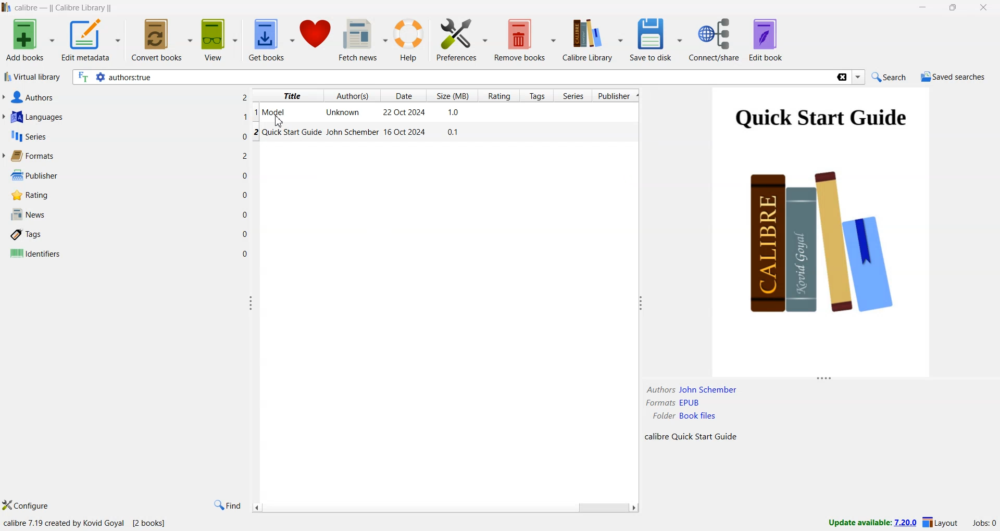 Image resolution: width=1000 pixels, height=531 pixels. Describe the element at coordinates (766, 40) in the screenshot. I see `edit book` at that location.